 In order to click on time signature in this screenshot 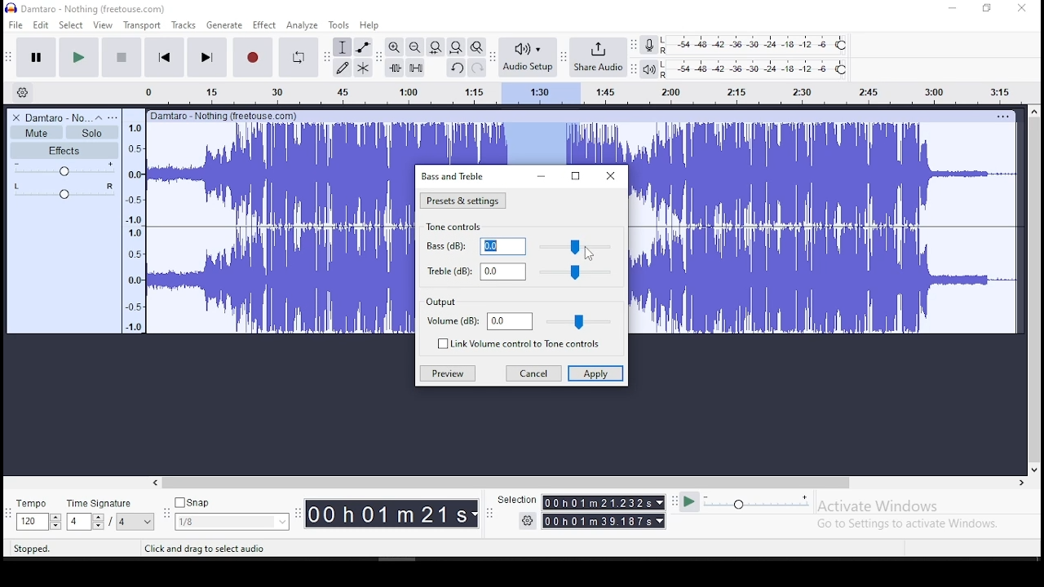, I will do `click(110, 503)`.